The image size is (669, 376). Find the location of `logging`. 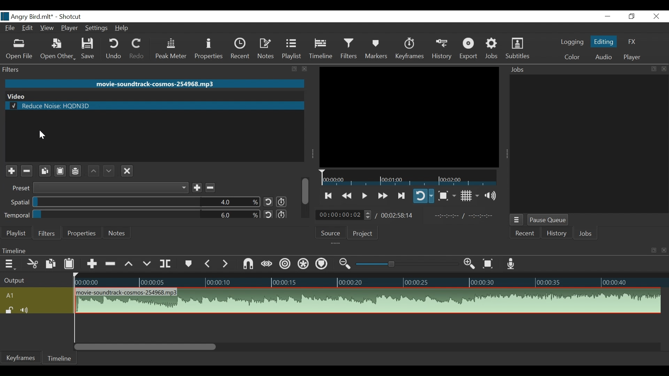

logging is located at coordinates (571, 43).